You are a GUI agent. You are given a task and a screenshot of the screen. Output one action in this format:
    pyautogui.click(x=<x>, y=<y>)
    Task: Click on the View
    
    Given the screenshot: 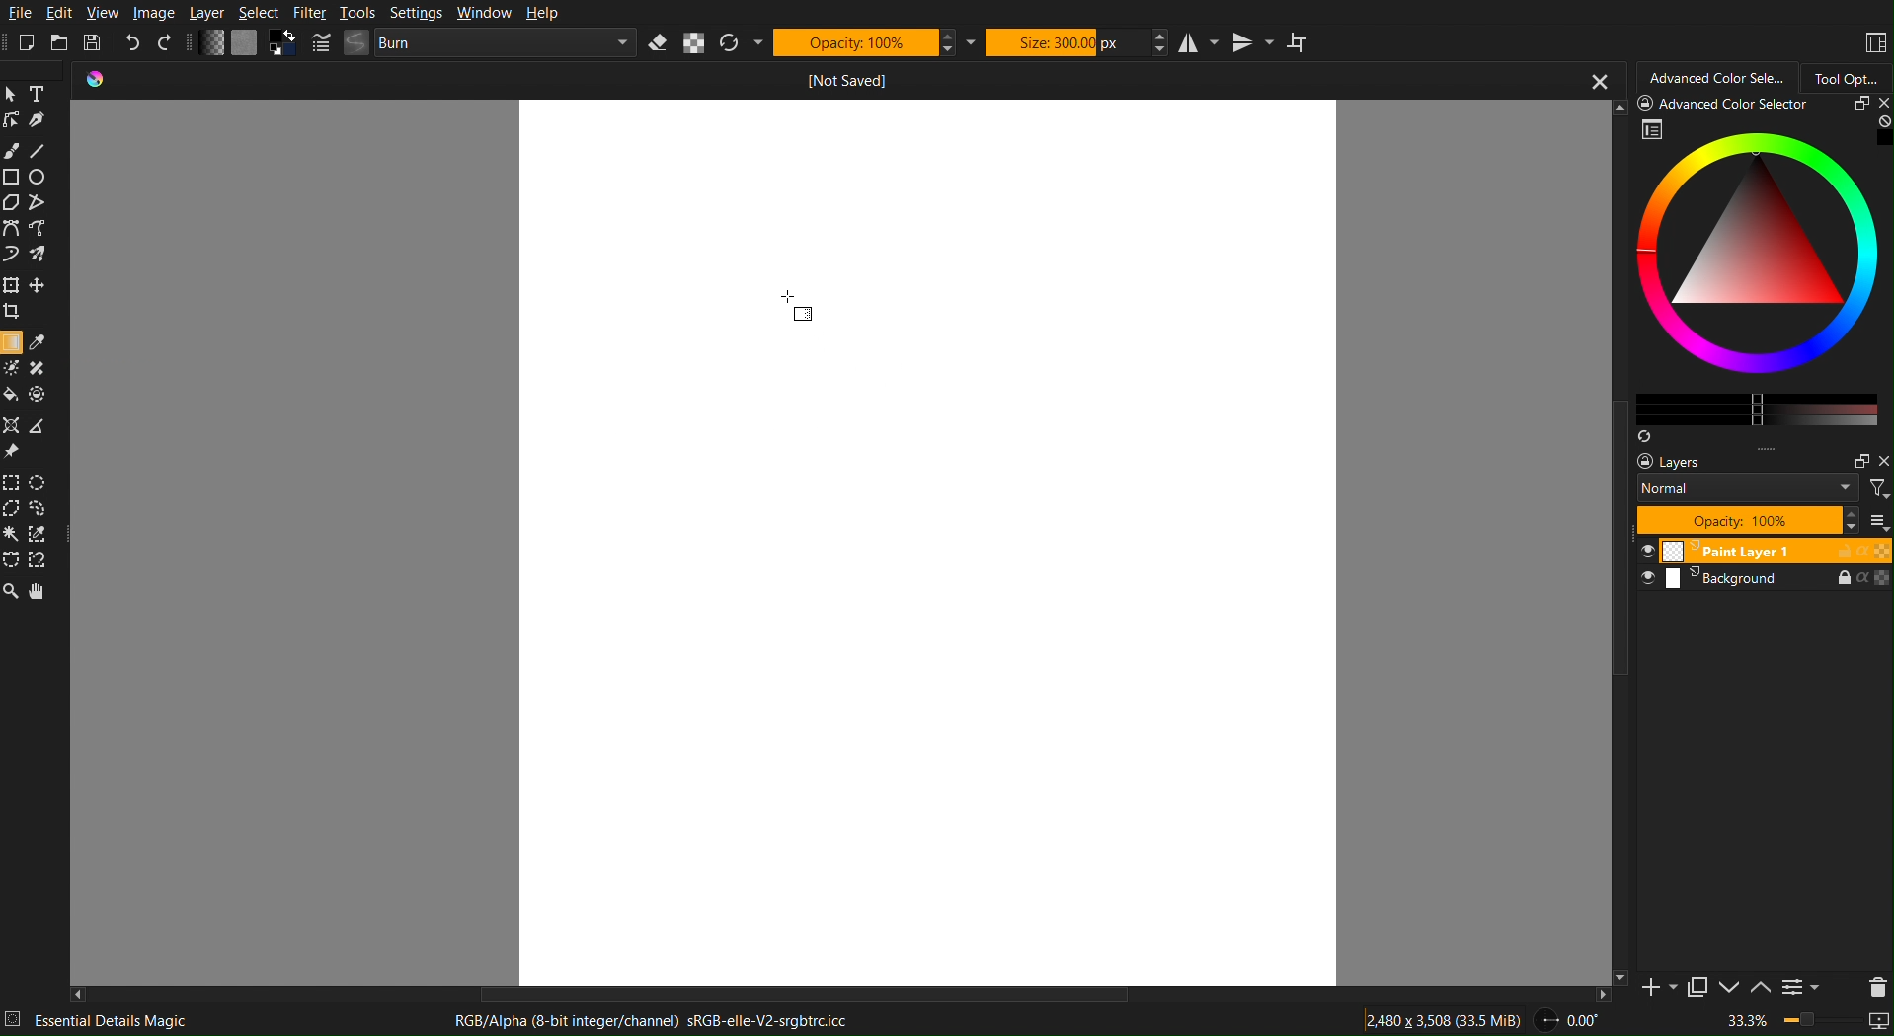 What is the action you would take?
    pyautogui.click(x=105, y=13)
    